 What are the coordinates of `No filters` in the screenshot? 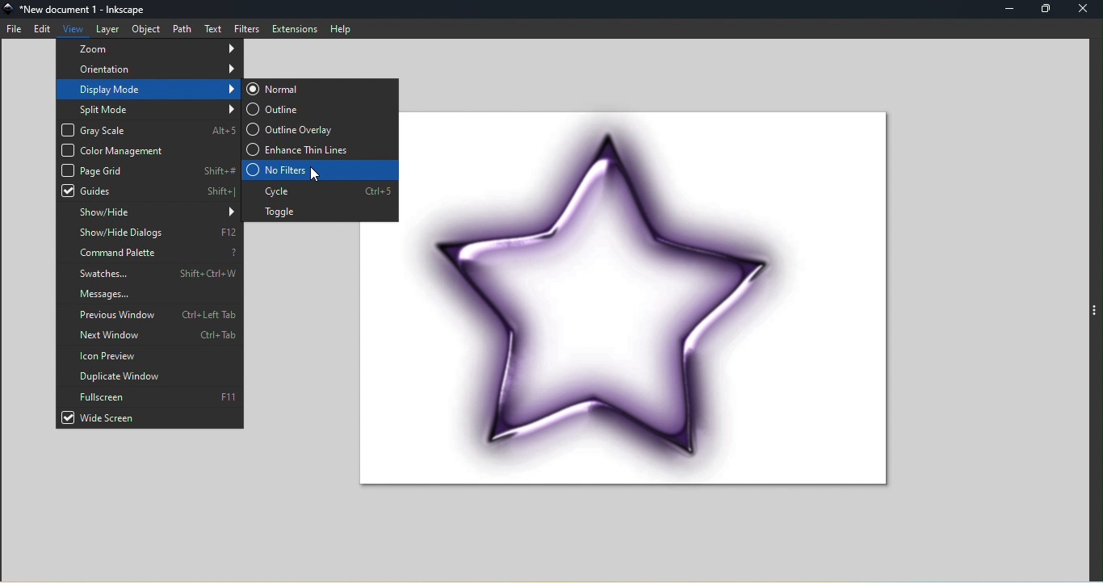 It's located at (320, 170).